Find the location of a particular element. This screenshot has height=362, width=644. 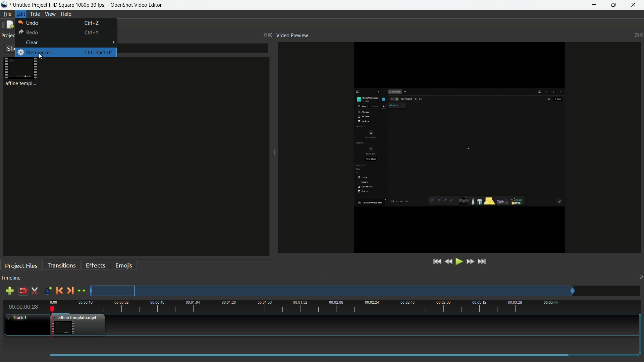

maximize is located at coordinates (613, 5).